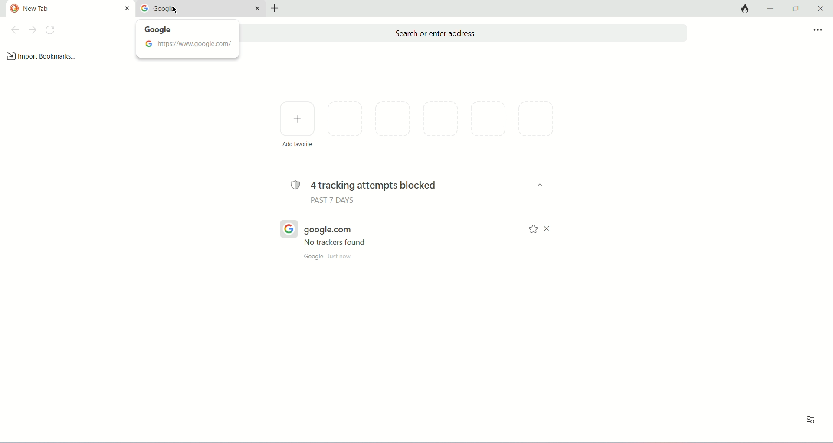 The width and height of the screenshot is (833, 443). What do you see at coordinates (340, 257) in the screenshot?
I see `just now` at bounding box center [340, 257].